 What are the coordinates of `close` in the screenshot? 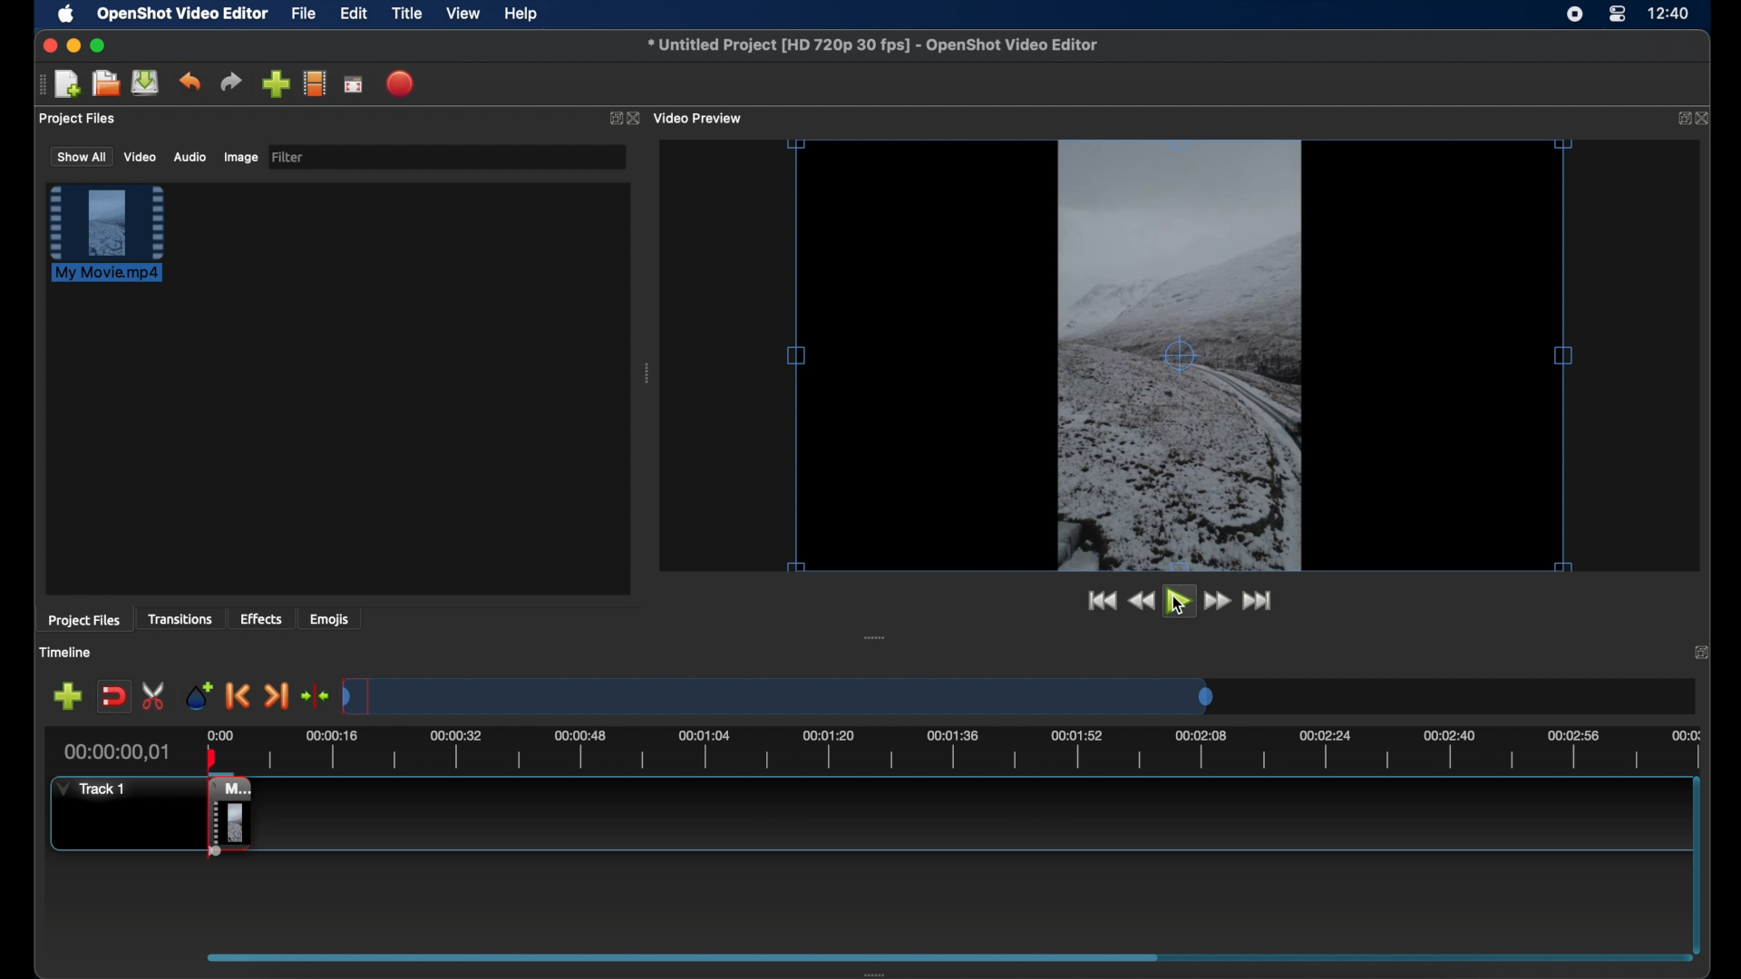 It's located at (634, 119).